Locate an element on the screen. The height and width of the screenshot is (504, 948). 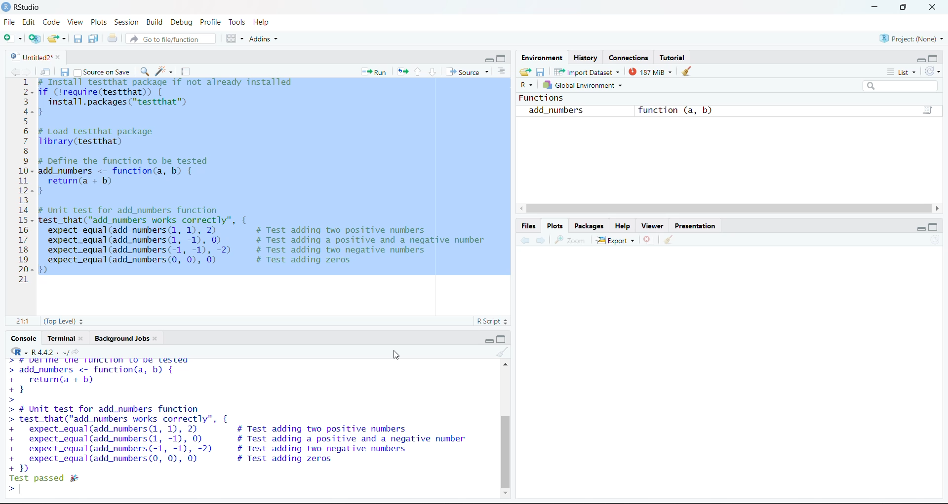
close is located at coordinates (59, 57).